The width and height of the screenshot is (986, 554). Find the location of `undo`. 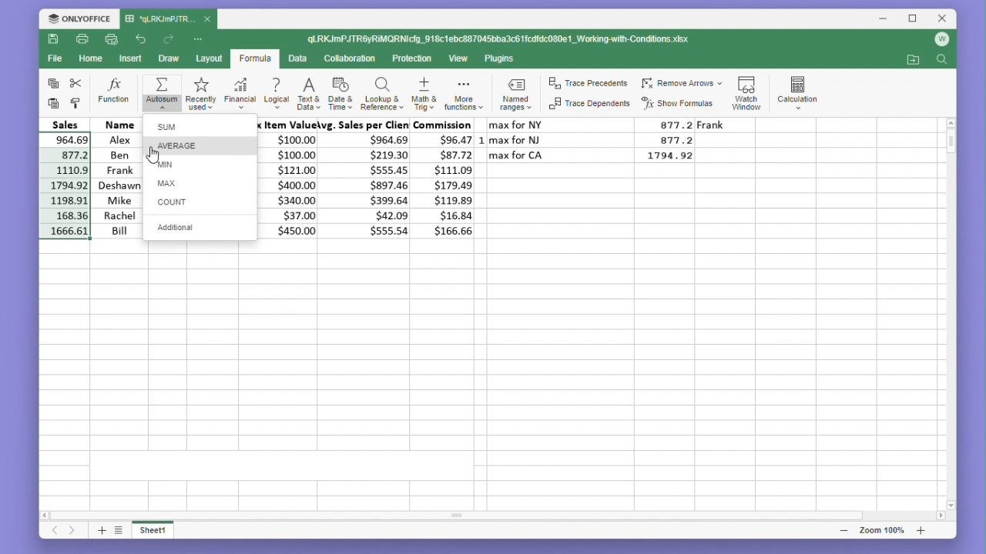

undo is located at coordinates (142, 40).